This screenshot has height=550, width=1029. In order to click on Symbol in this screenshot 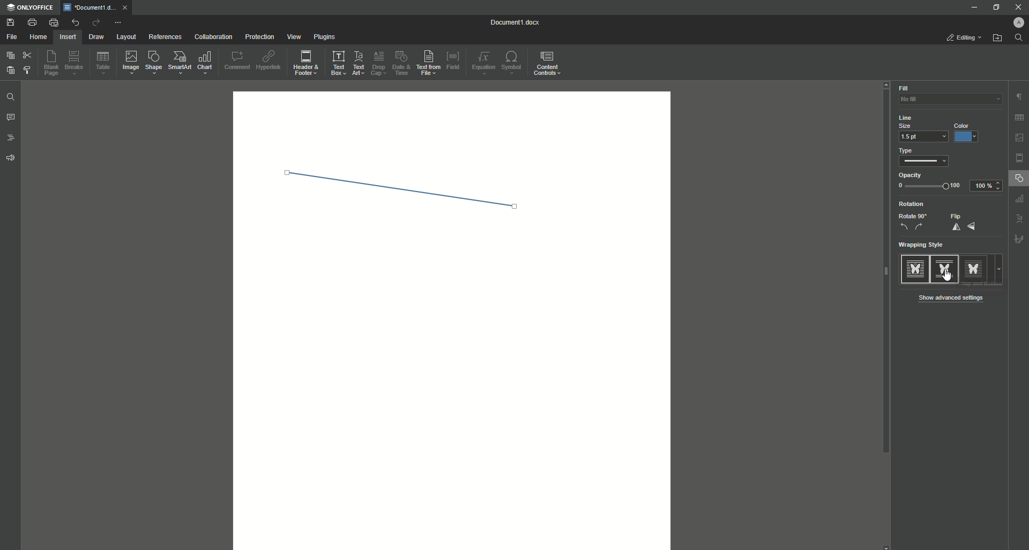, I will do `click(513, 64)`.